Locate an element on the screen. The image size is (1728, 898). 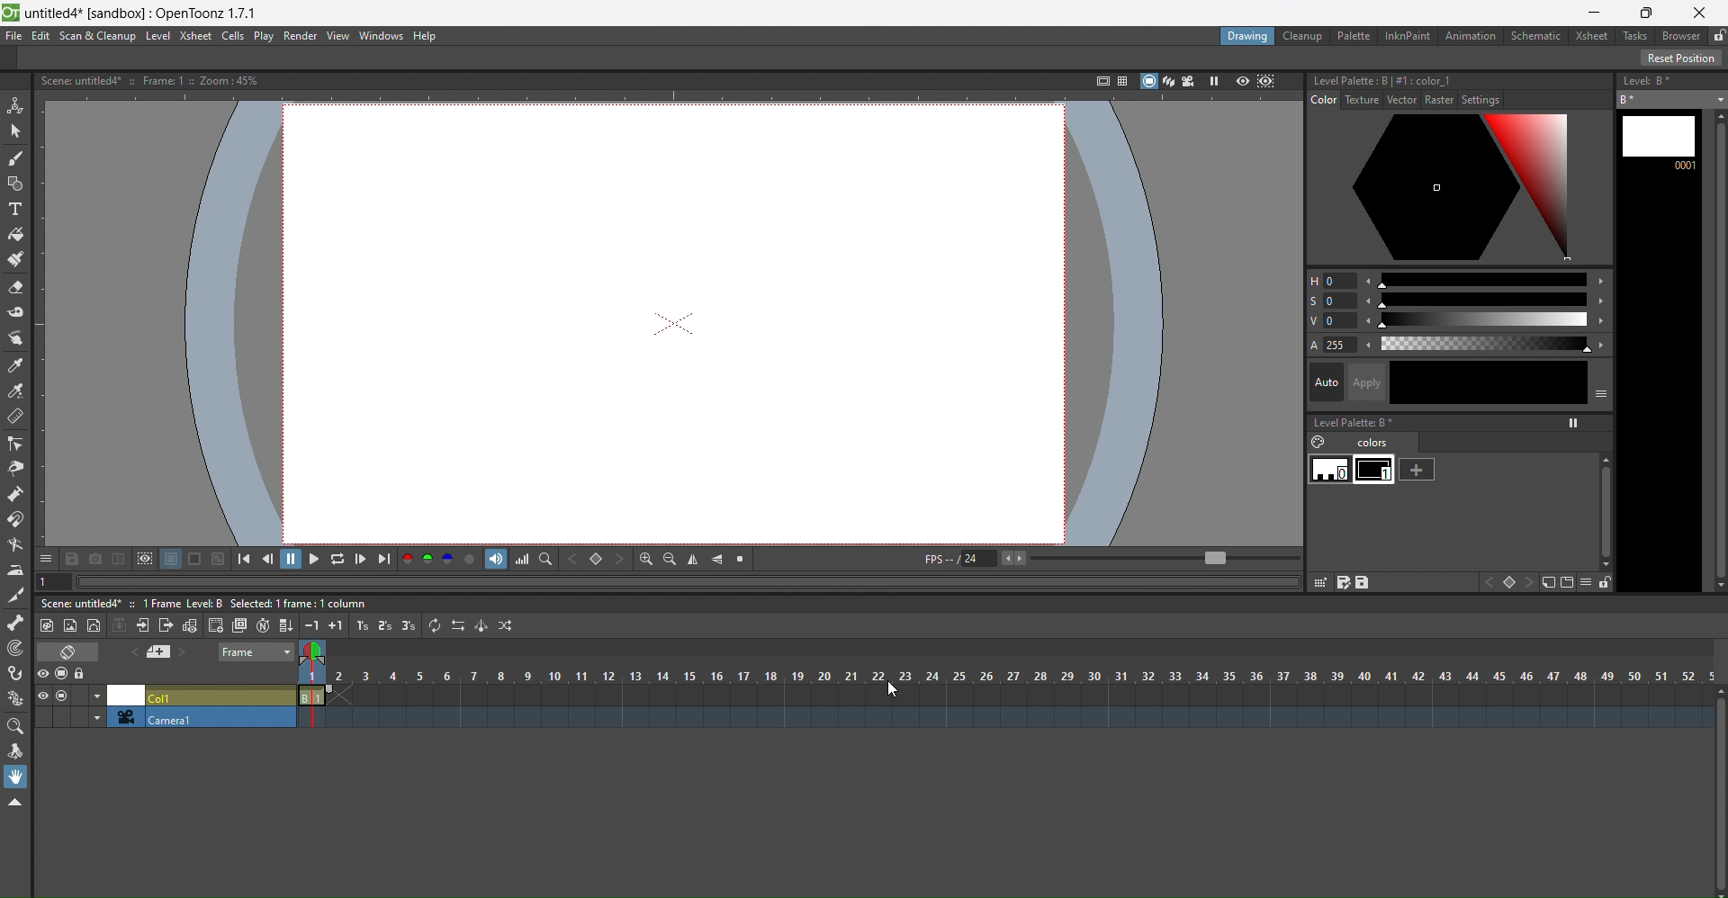
fill tool is located at coordinates (16, 235).